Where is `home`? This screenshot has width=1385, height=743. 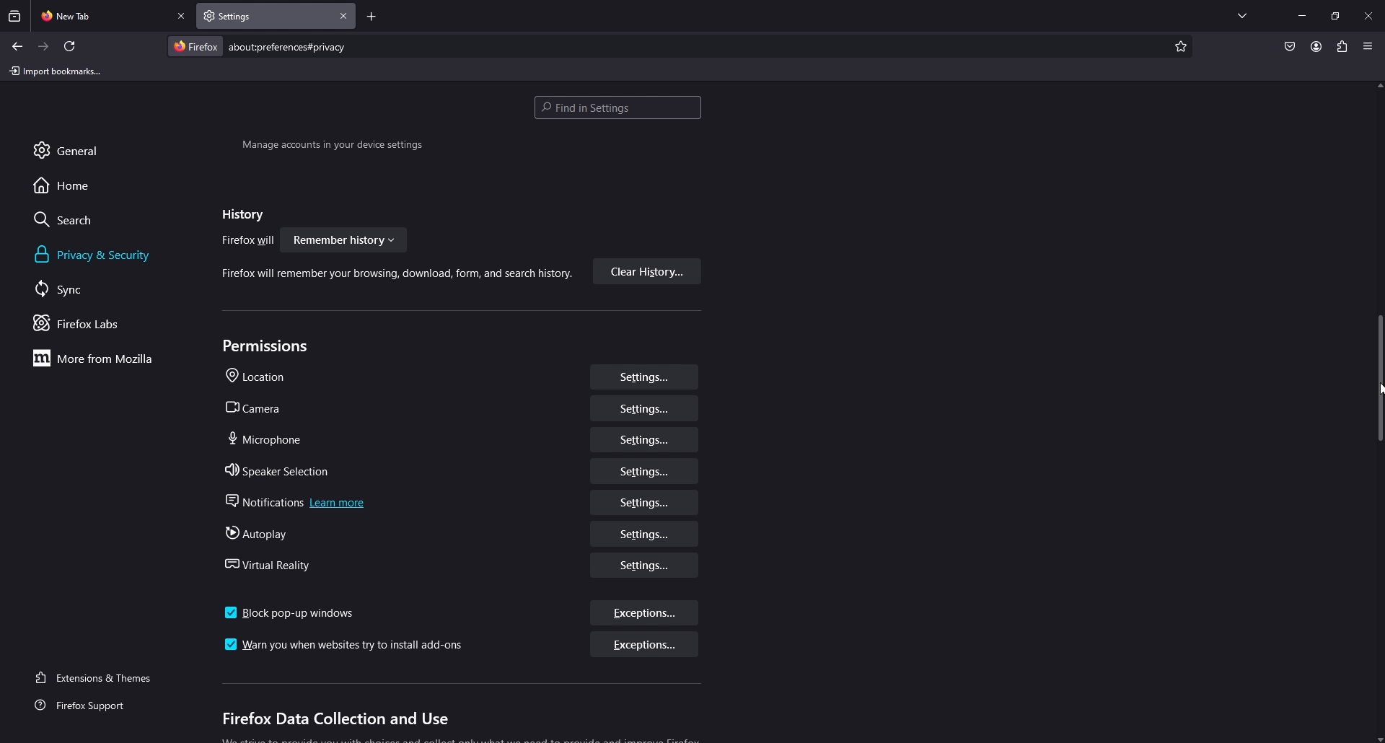
home is located at coordinates (74, 185).